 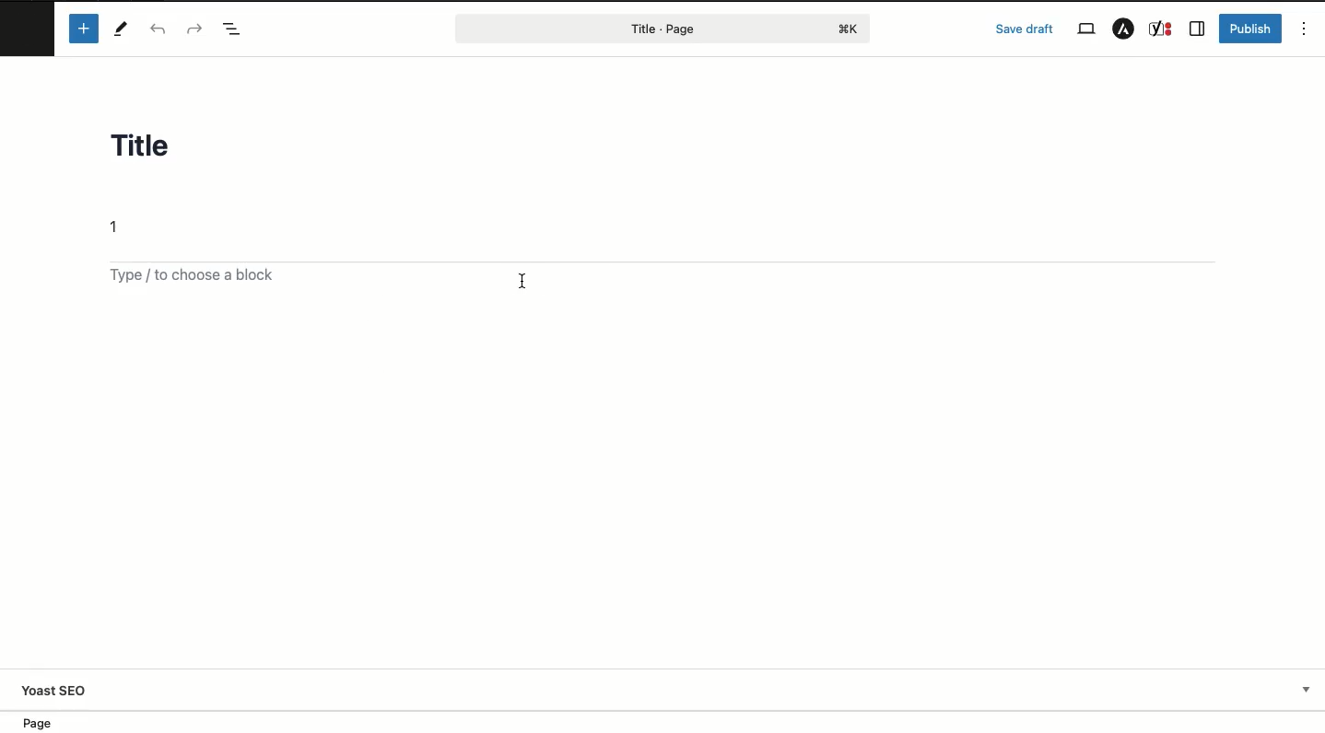 What do you see at coordinates (1162, 29) in the screenshot?
I see `Yoast` at bounding box center [1162, 29].